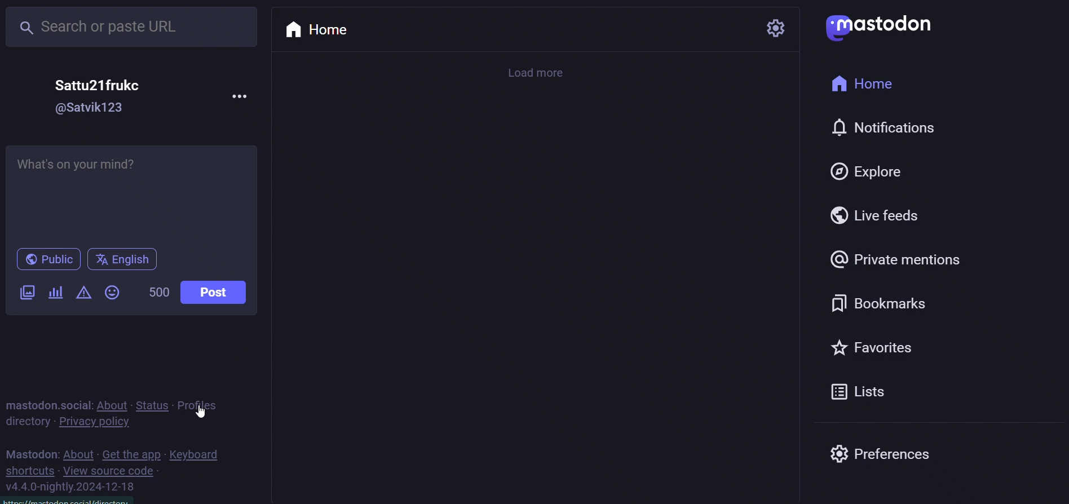 This screenshot has width=1069, height=504. I want to click on more, so click(239, 99).